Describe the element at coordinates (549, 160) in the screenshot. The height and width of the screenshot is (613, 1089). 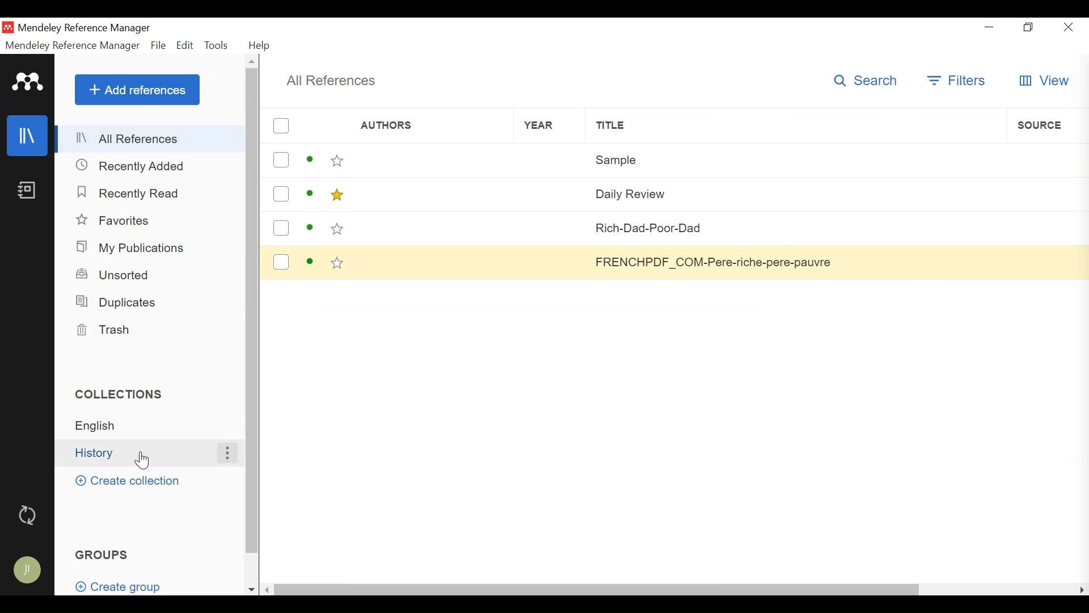
I see `Year` at that location.